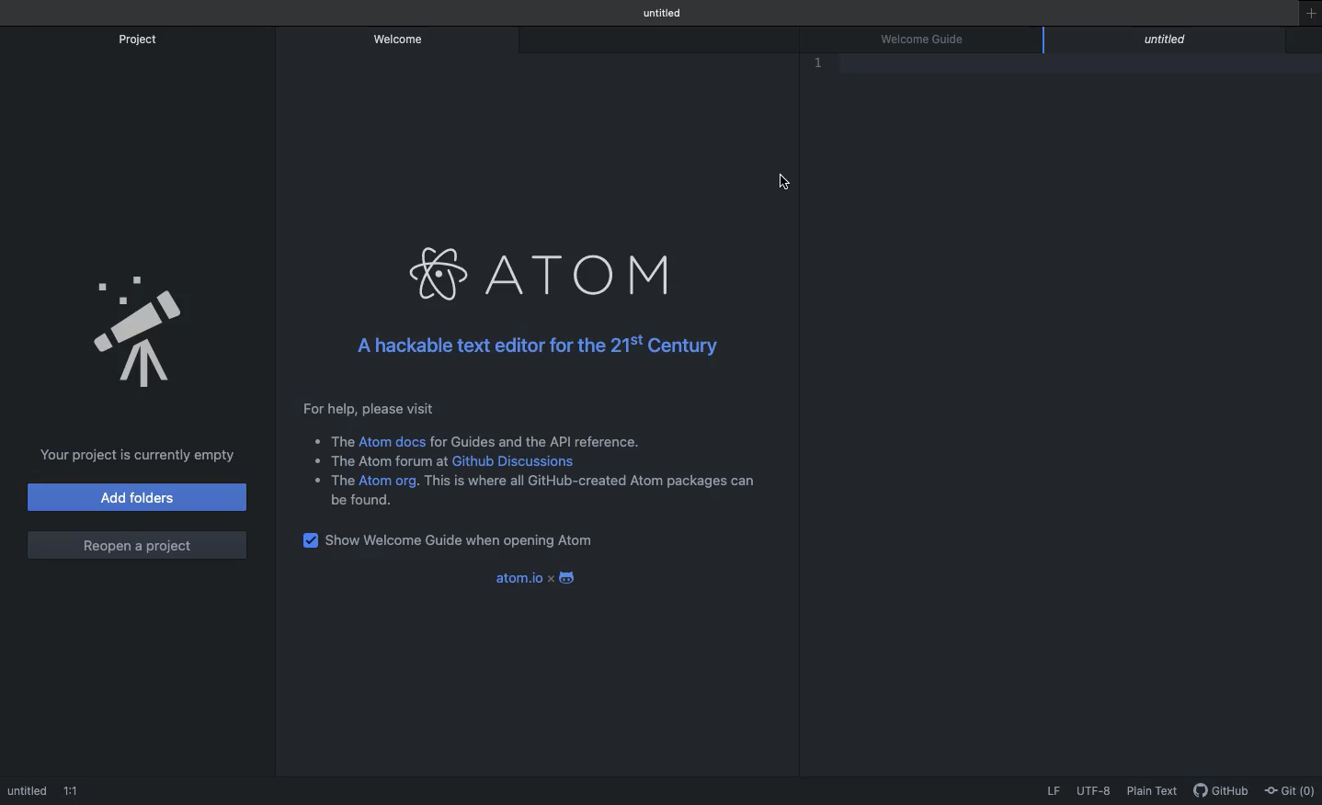  I want to click on Atom docs Link, so click(393, 439).